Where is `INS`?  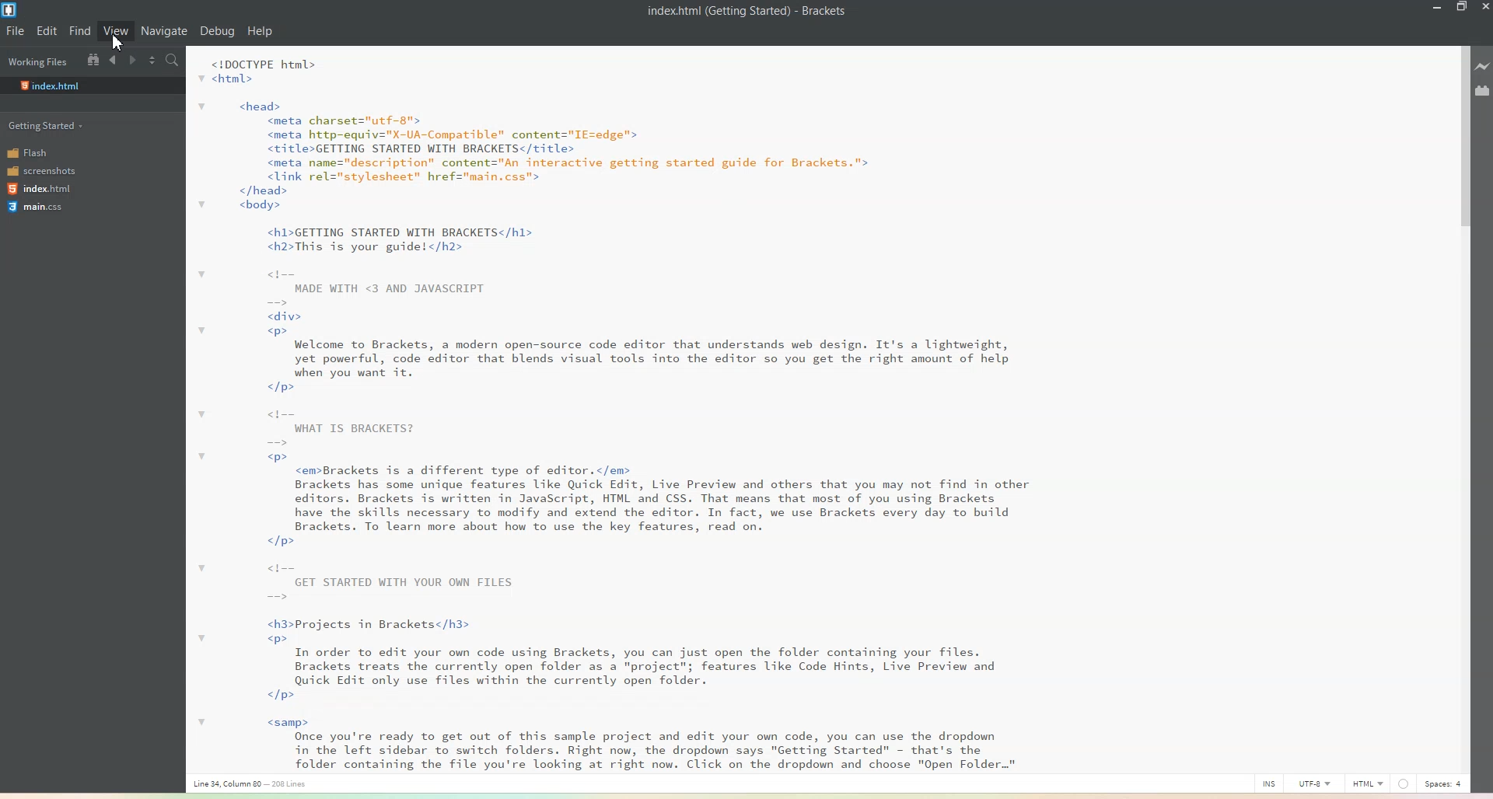
INS is located at coordinates (1269, 783).